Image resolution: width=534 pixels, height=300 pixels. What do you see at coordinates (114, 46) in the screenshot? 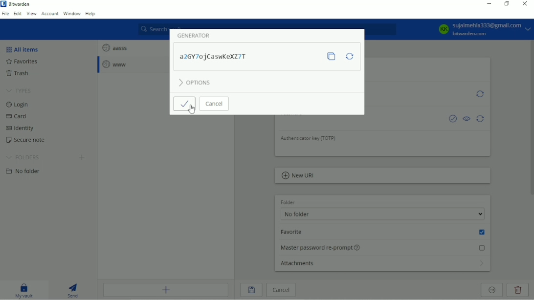
I see `aasss` at bounding box center [114, 46].